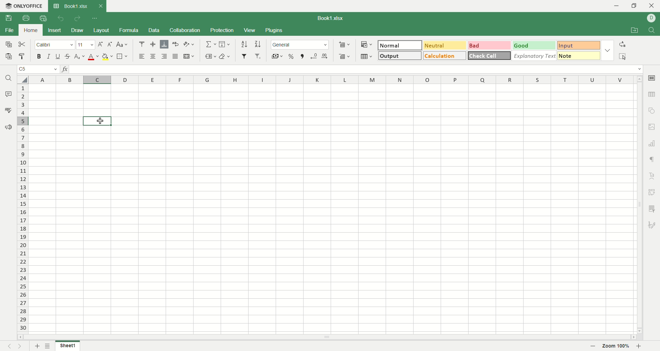 The image size is (660, 351). I want to click on insert function, so click(66, 70).